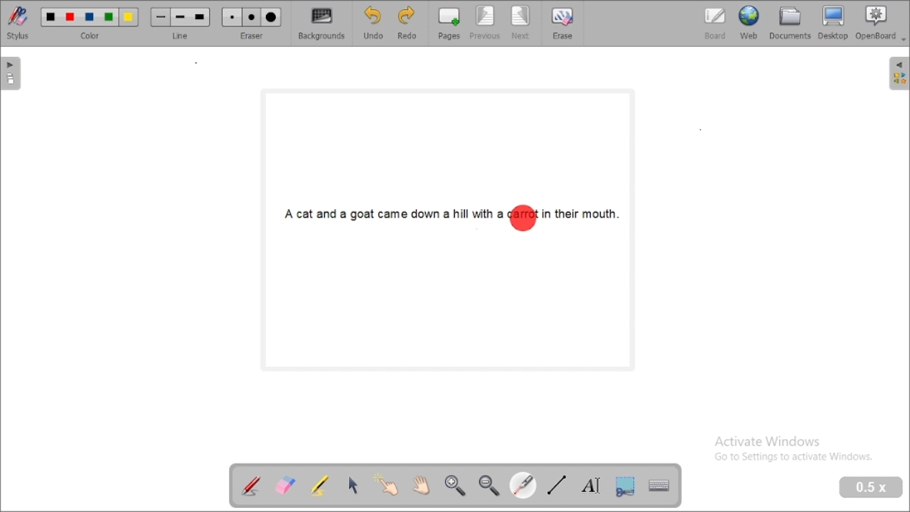  I want to click on document, so click(791, 23).